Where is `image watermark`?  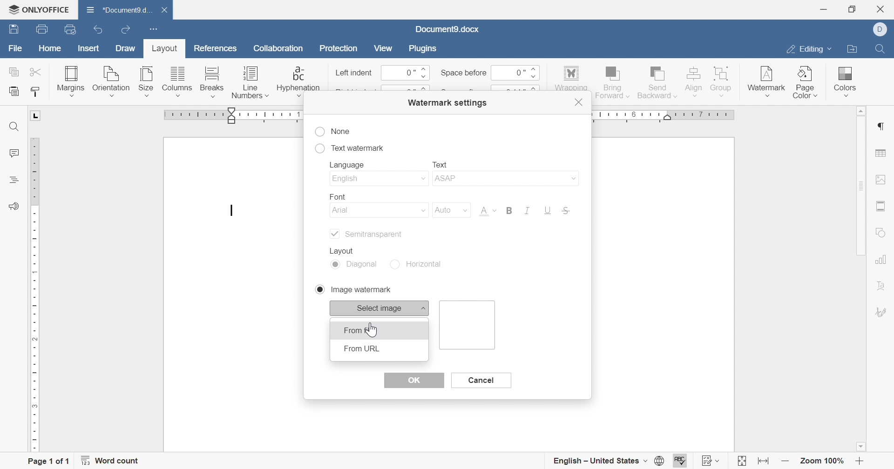 image watermark is located at coordinates (352, 289).